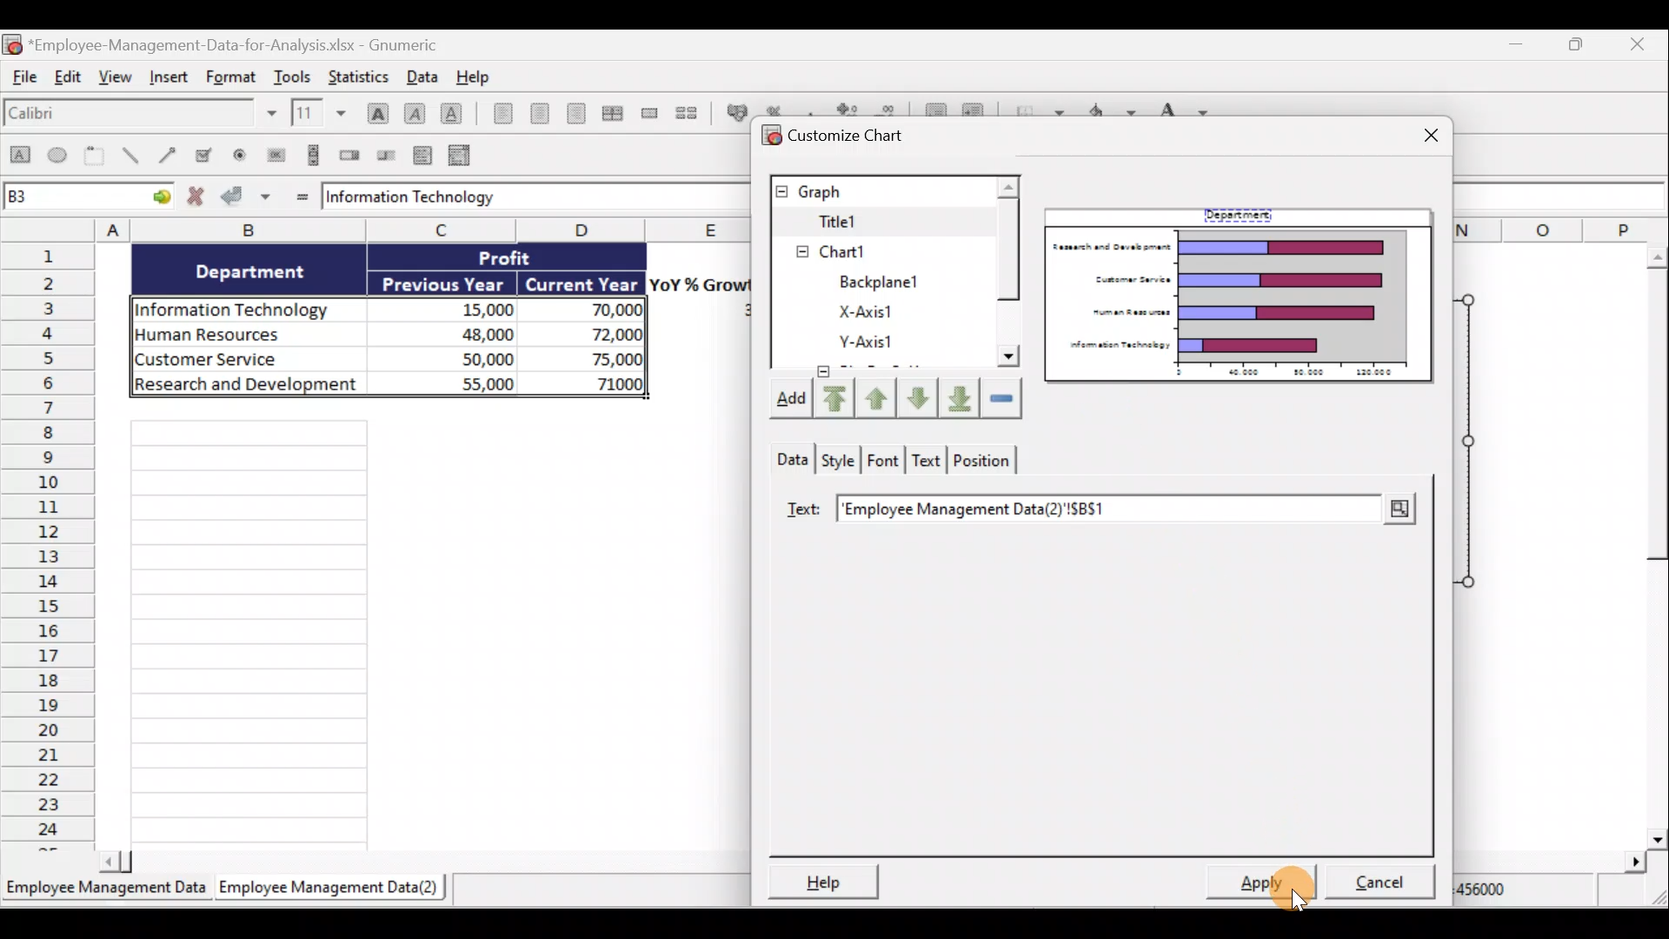 This screenshot has height=939, width=1669. Describe the element at coordinates (333, 888) in the screenshot. I see `Employee Management Data(2)` at that location.